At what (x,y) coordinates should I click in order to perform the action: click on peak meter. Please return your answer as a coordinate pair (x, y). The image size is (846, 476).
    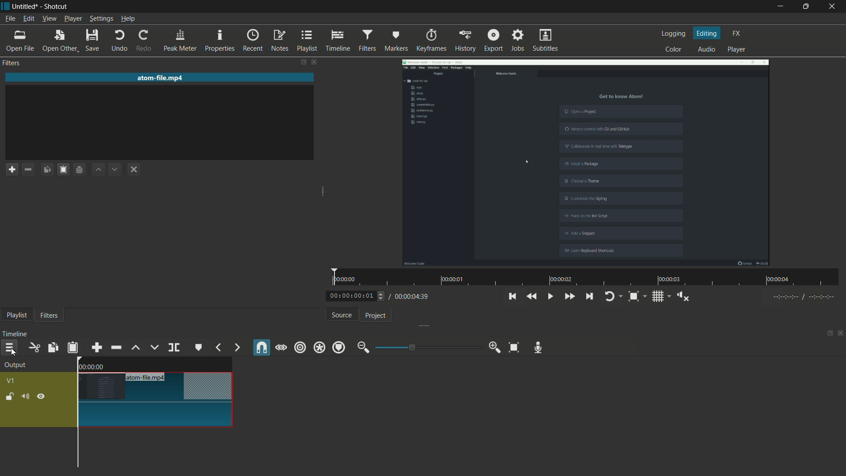
    Looking at the image, I should click on (179, 40).